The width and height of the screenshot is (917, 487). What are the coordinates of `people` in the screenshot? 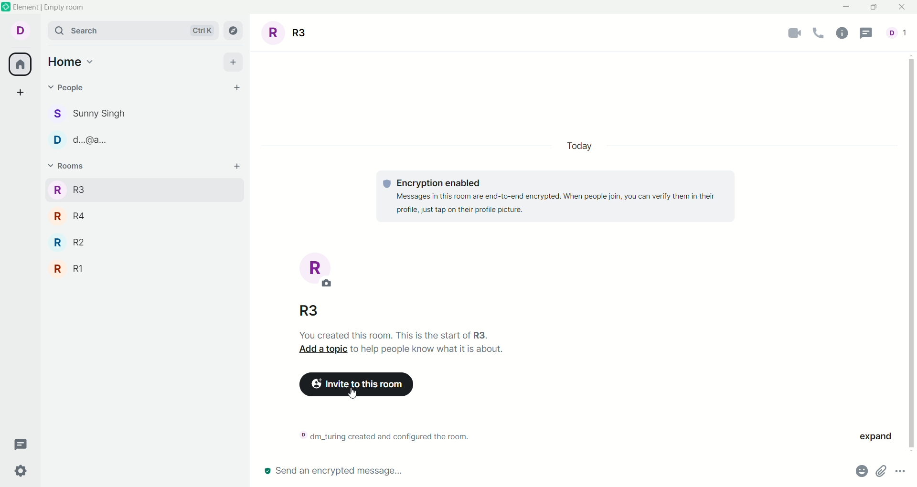 It's located at (66, 90).